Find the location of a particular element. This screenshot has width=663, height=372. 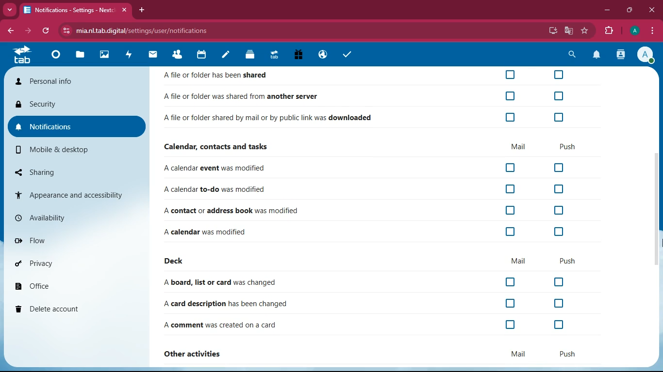

activity is located at coordinates (621, 55).